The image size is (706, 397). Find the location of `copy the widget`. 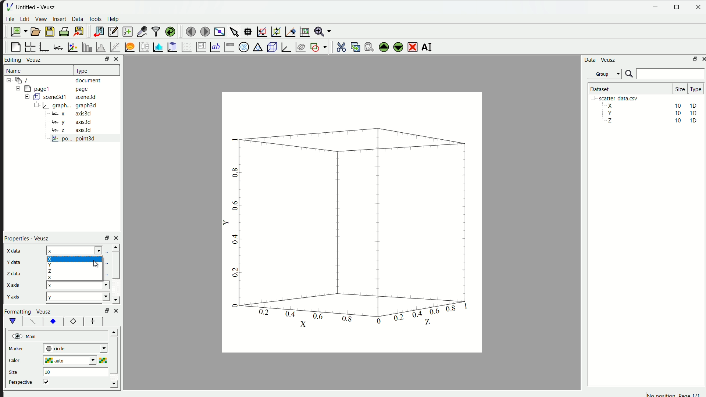

copy the widget is located at coordinates (354, 47).